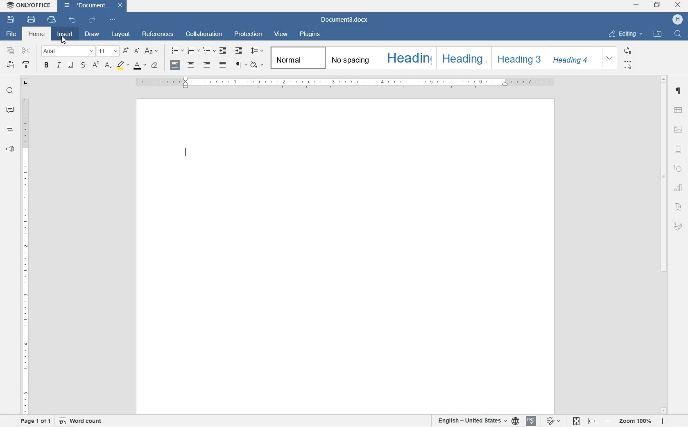 The height and width of the screenshot is (427, 688). Describe the element at coordinates (158, 35) in the screenshot. I see `REFERENCES` at that location.